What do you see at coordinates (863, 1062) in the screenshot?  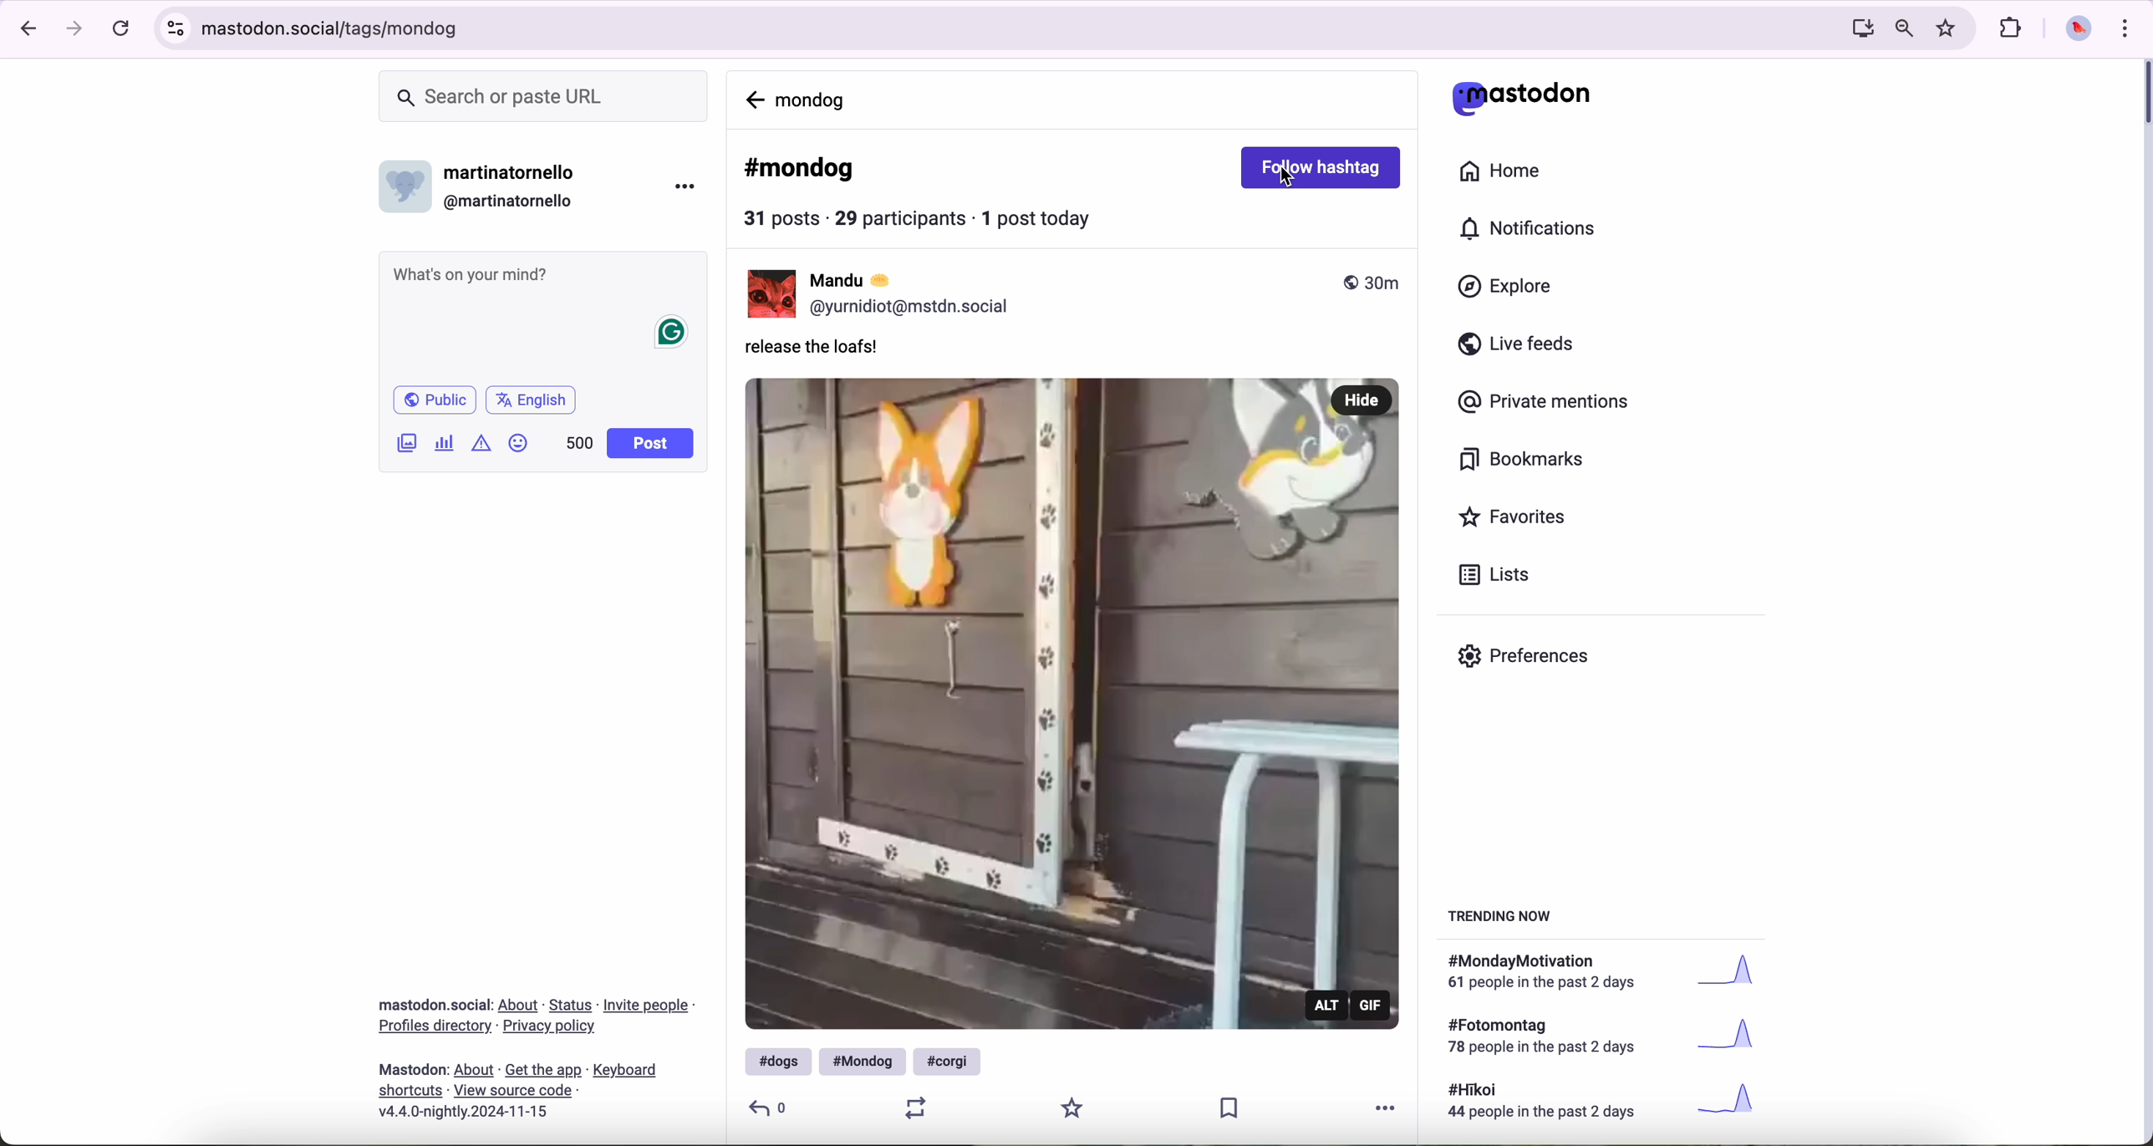 I see `#mondog` at bounding box center [863, 1062].